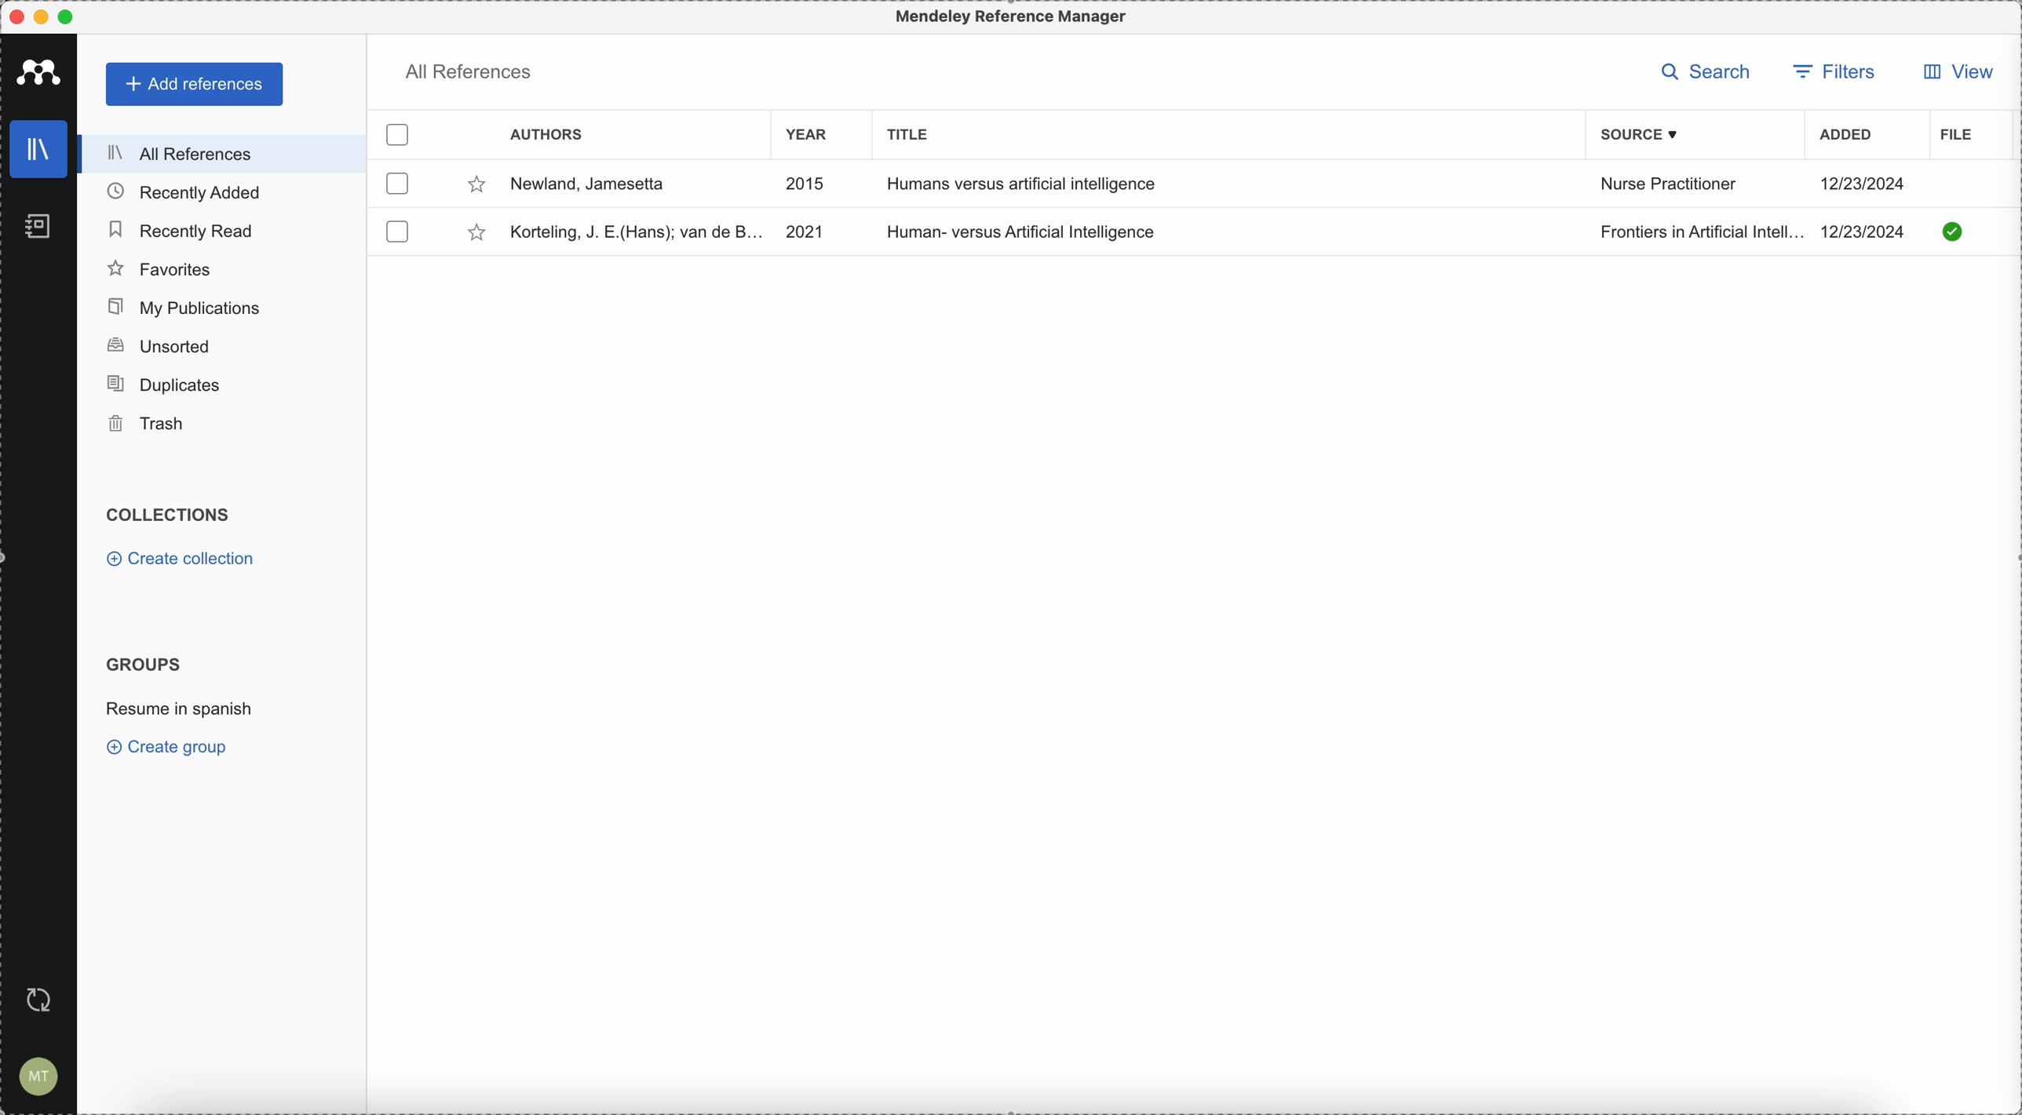 The height and width of the screenshot is (1115, 2022). Describe the element at coordinates (170, 516) in the screenshot. I see `collections` at that location.